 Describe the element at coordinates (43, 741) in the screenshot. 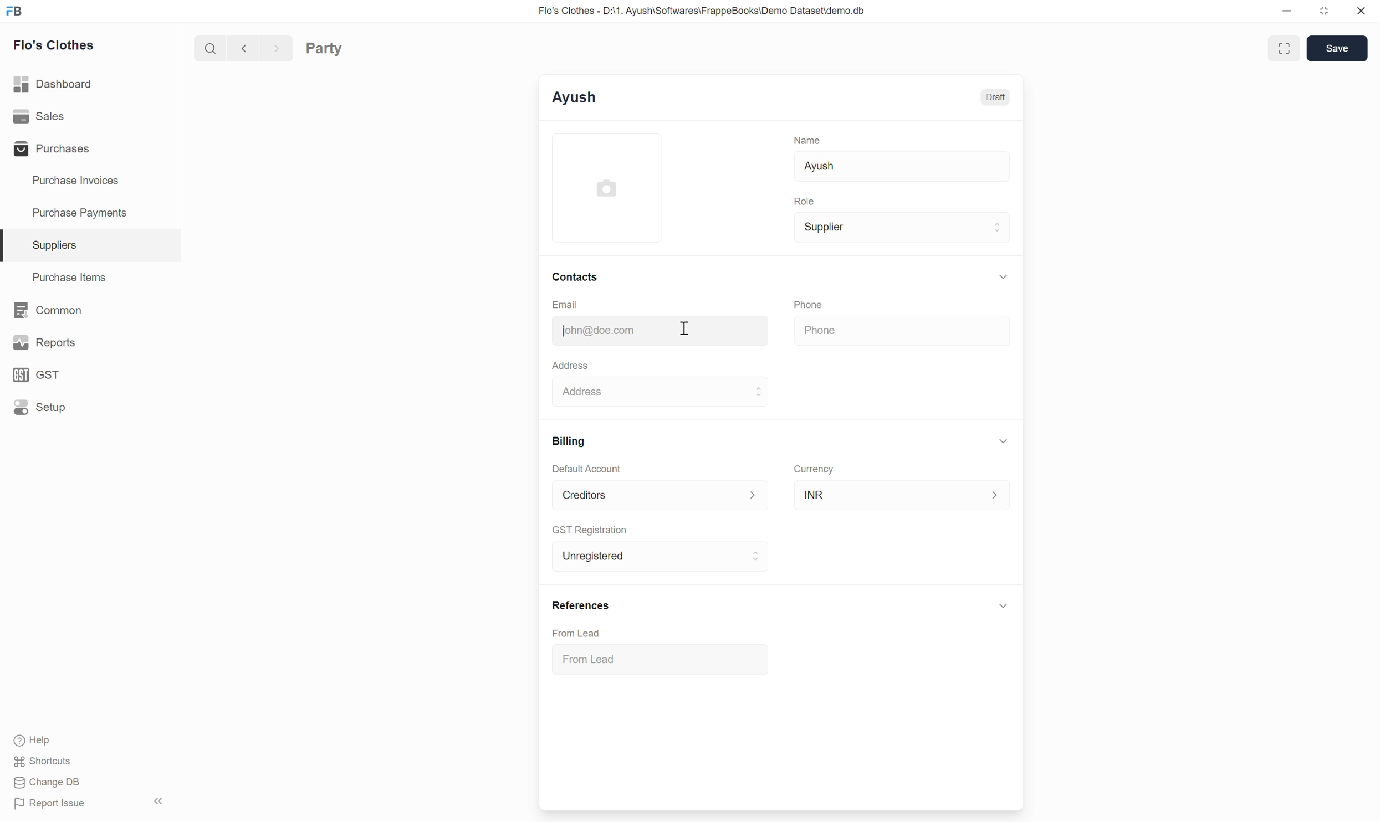

I see `Help` at that location.